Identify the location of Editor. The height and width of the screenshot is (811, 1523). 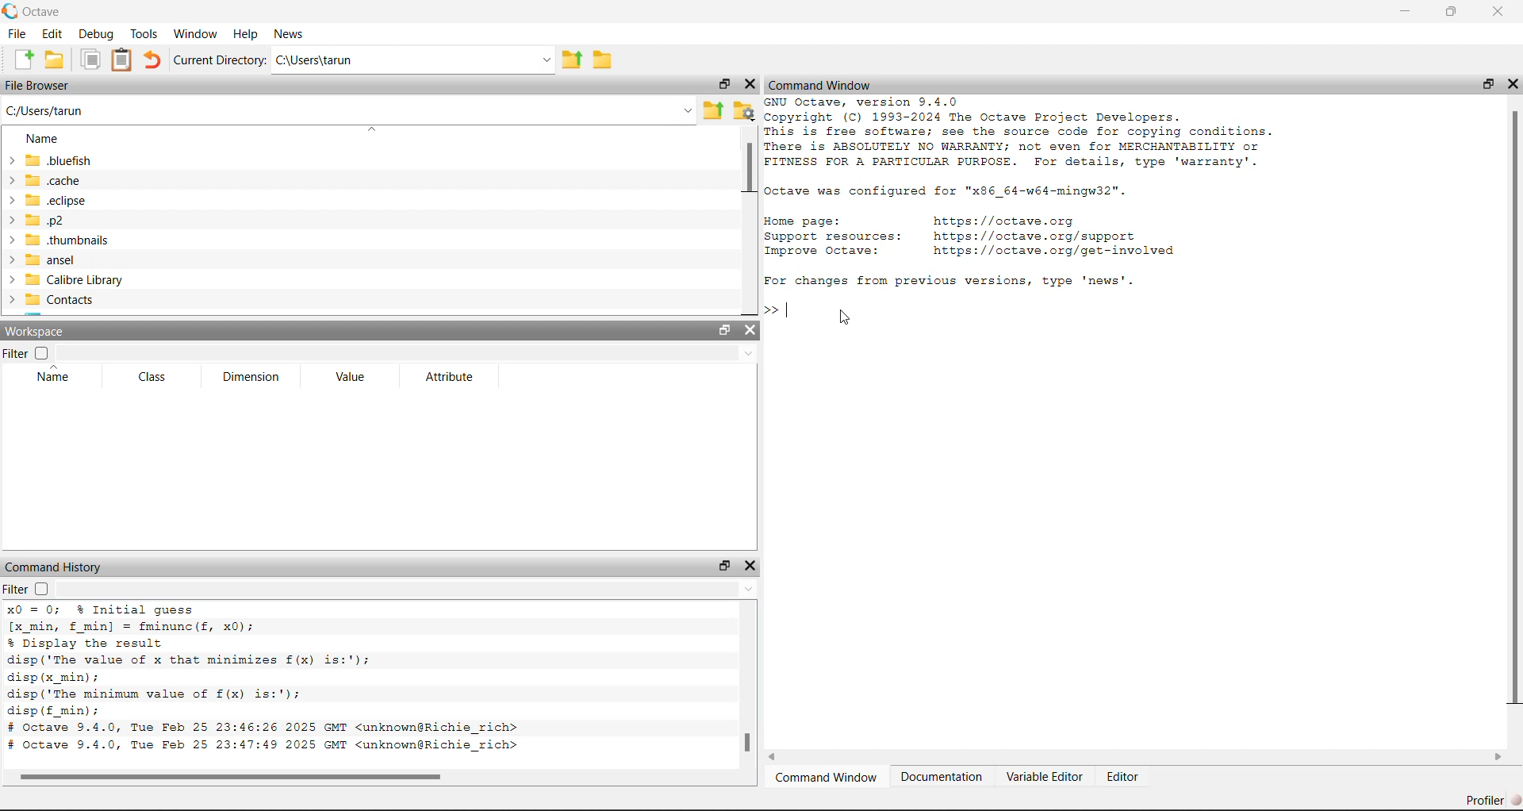
(1129, 775).